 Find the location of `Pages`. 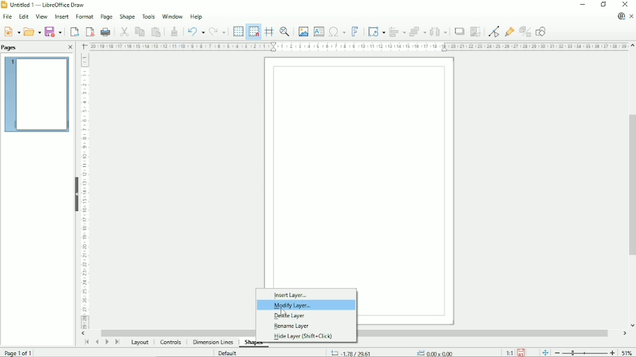

Pages is located at coordinates (11, 48).